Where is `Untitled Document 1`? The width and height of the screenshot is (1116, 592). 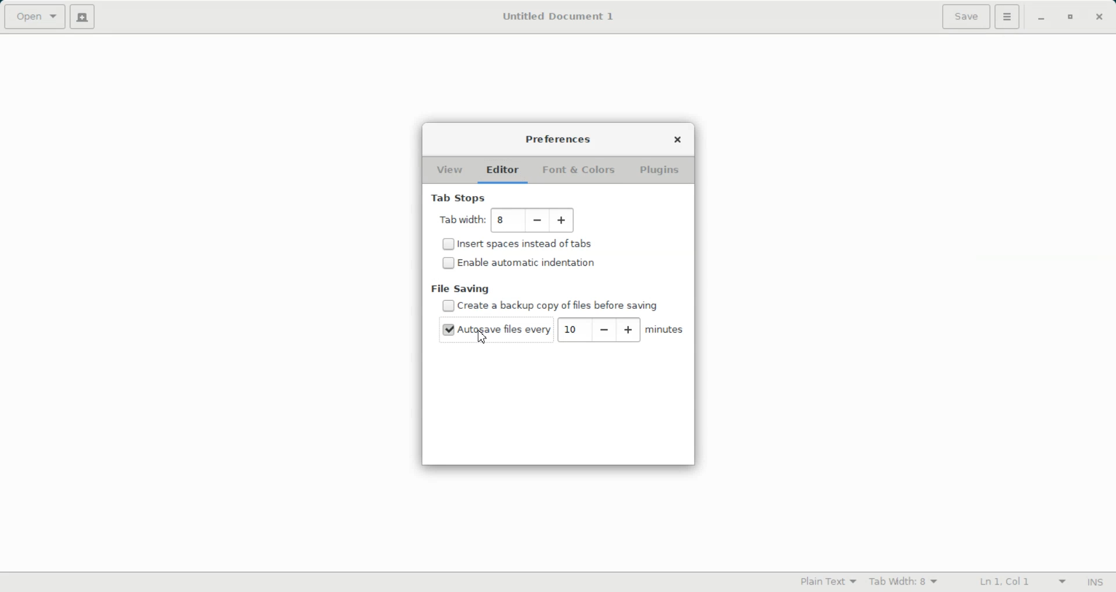
Untitled Document 1 is located at coordinates (556, 16).